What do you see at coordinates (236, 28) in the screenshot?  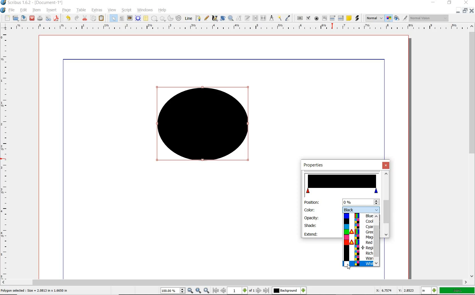 I see `RULER` at bounding box center [236, 28].